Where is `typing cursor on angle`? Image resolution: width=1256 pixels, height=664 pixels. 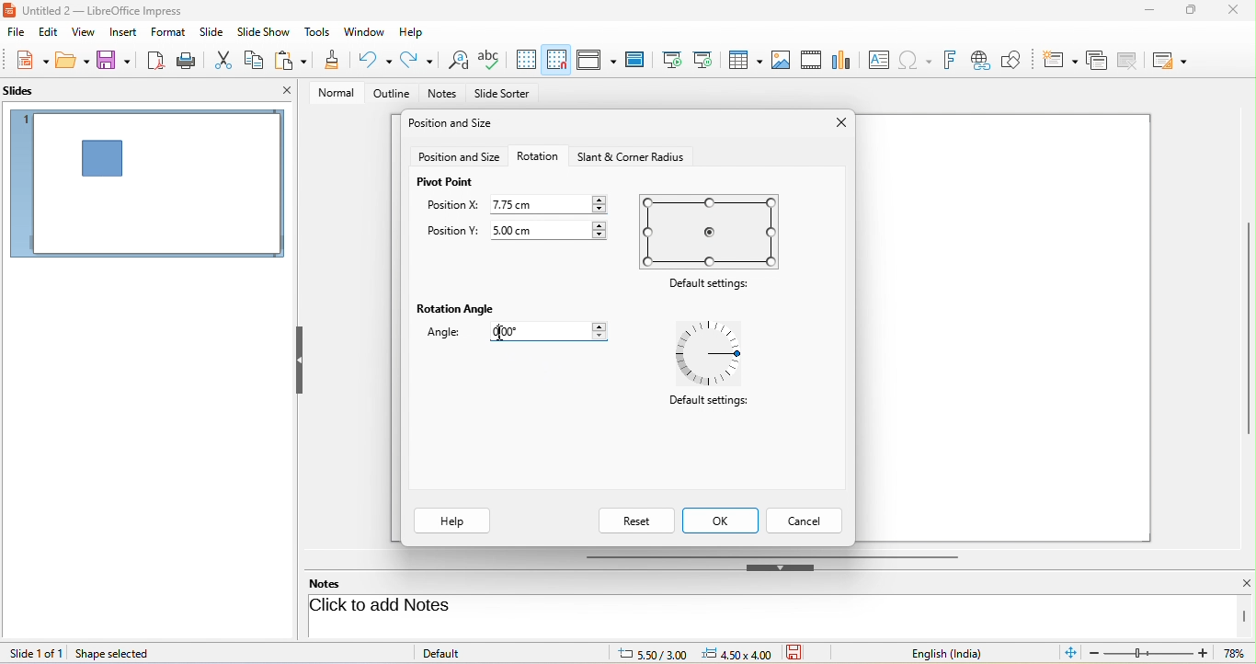 typing cursor on angle is located at coordinates (501, 334).